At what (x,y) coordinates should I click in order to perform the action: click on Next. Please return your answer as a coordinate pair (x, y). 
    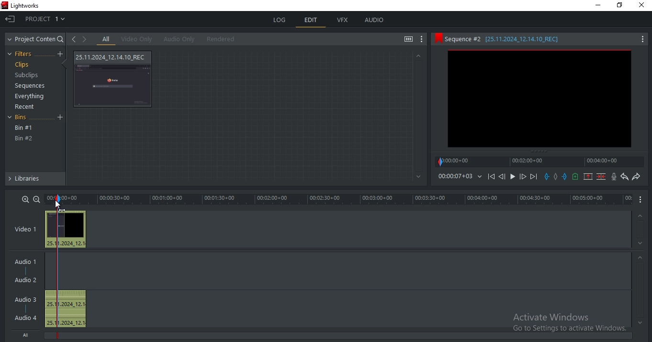
    Looking at the image, I should click on (535, 176).